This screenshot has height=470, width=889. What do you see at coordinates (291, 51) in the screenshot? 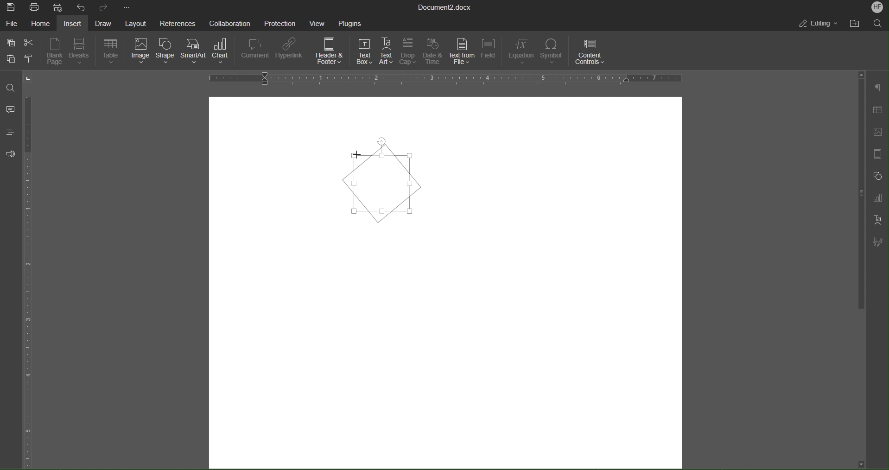
I see `Hyperlink` at bounding box center [291, 51].